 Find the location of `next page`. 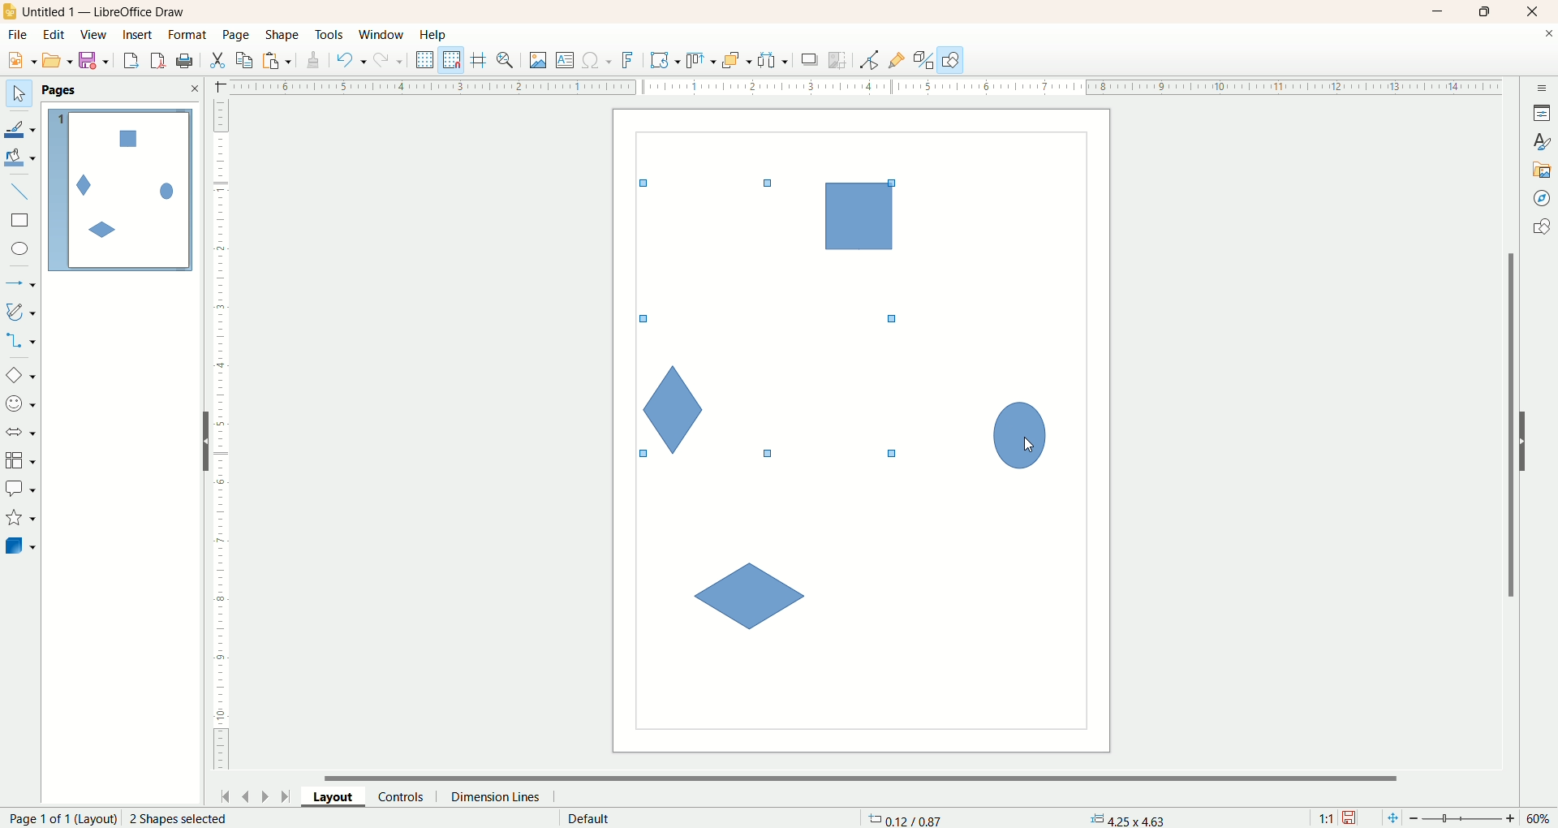

next page is located at coordinates (265, 796).